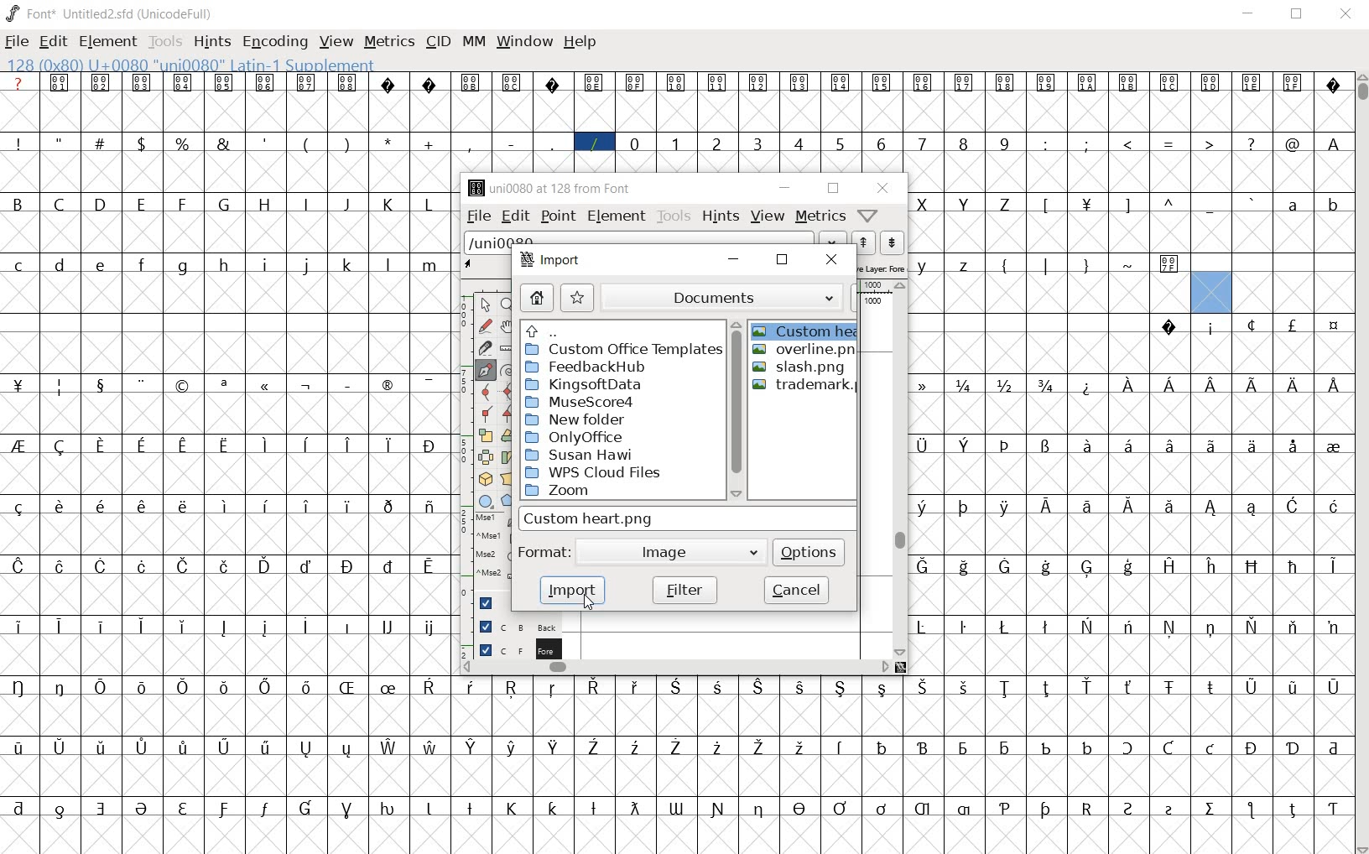  I want to click on glyph, so click(922, 205).